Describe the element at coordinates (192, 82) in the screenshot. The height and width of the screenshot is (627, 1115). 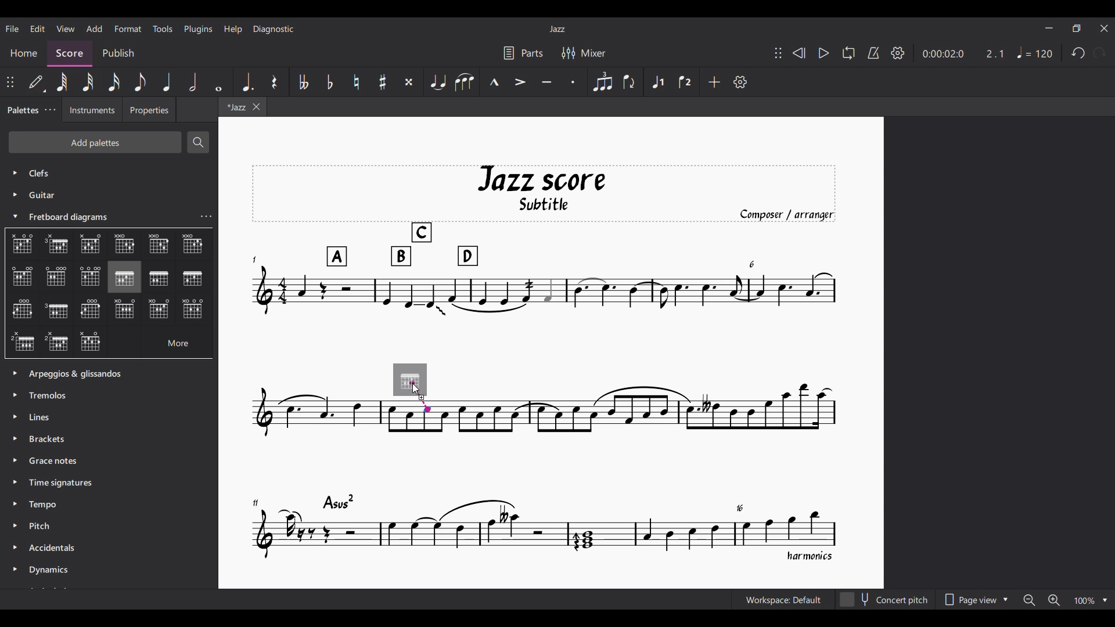
I see `Half note` at that location.